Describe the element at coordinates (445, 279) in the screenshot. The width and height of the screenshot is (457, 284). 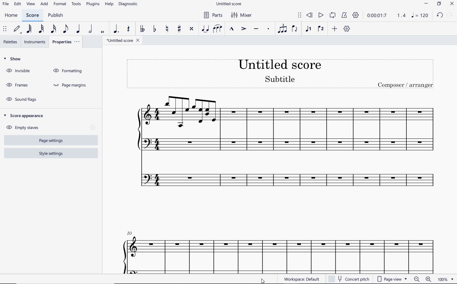
I see `zoom factor` at that location.